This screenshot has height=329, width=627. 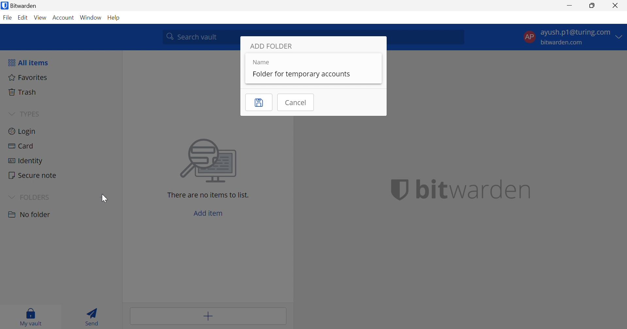 I want to click on View, so click(x=40, y=18).